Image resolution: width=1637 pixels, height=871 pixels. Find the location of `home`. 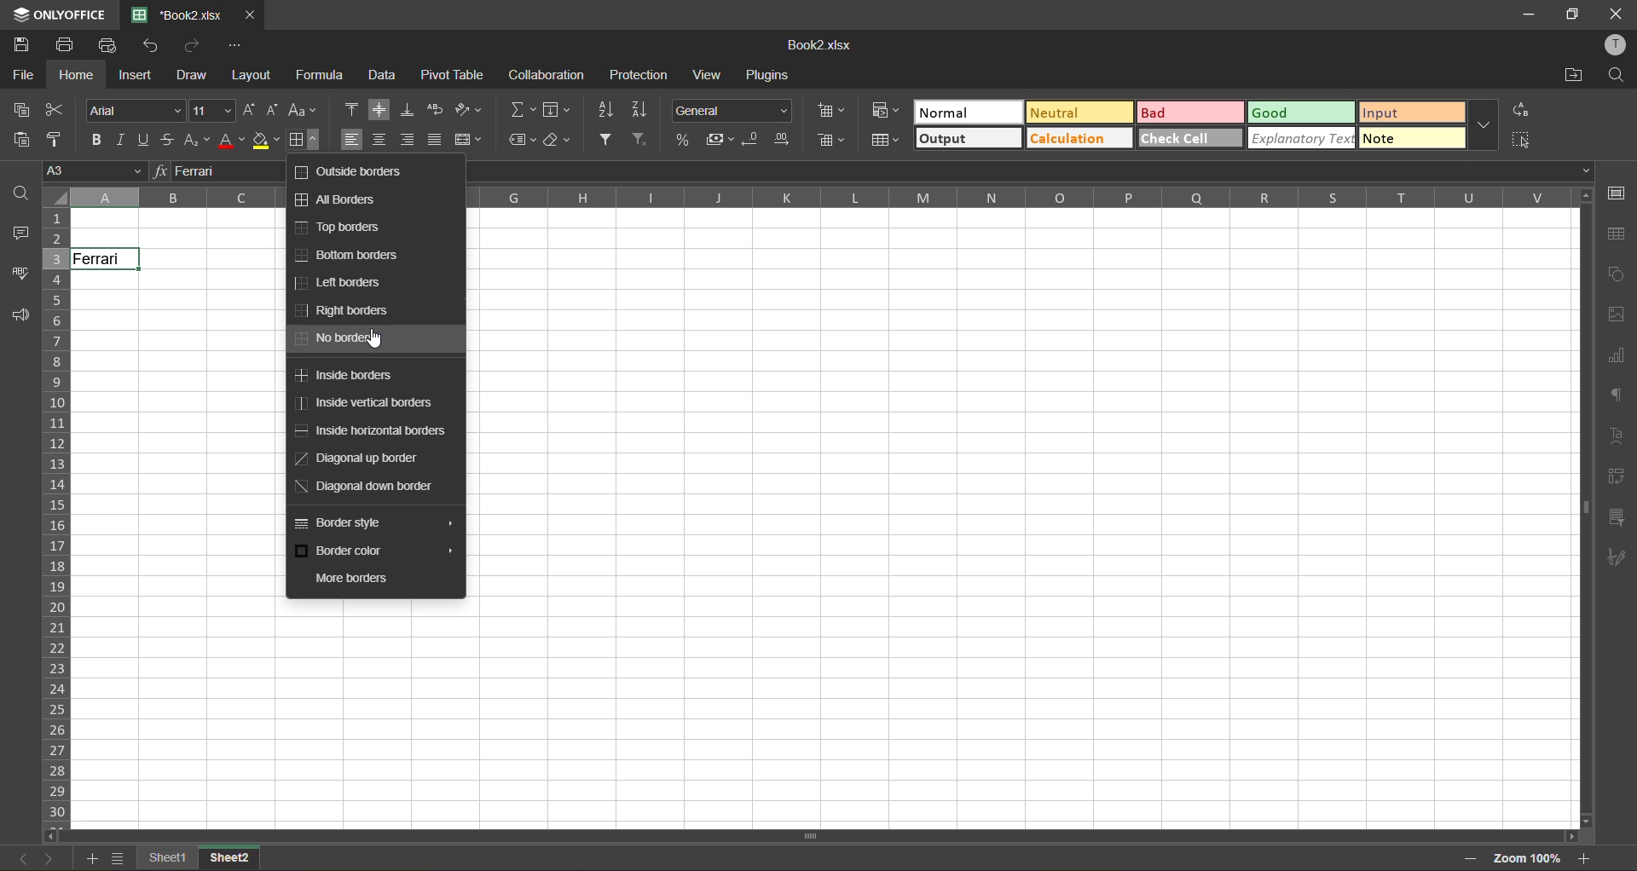

home is located at coordinates (78, 75).